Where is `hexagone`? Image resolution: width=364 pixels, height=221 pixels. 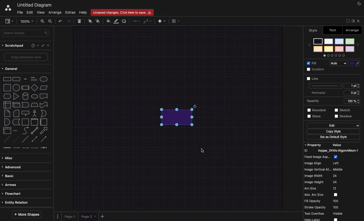
hexagone is located at coordinates (7, 96).